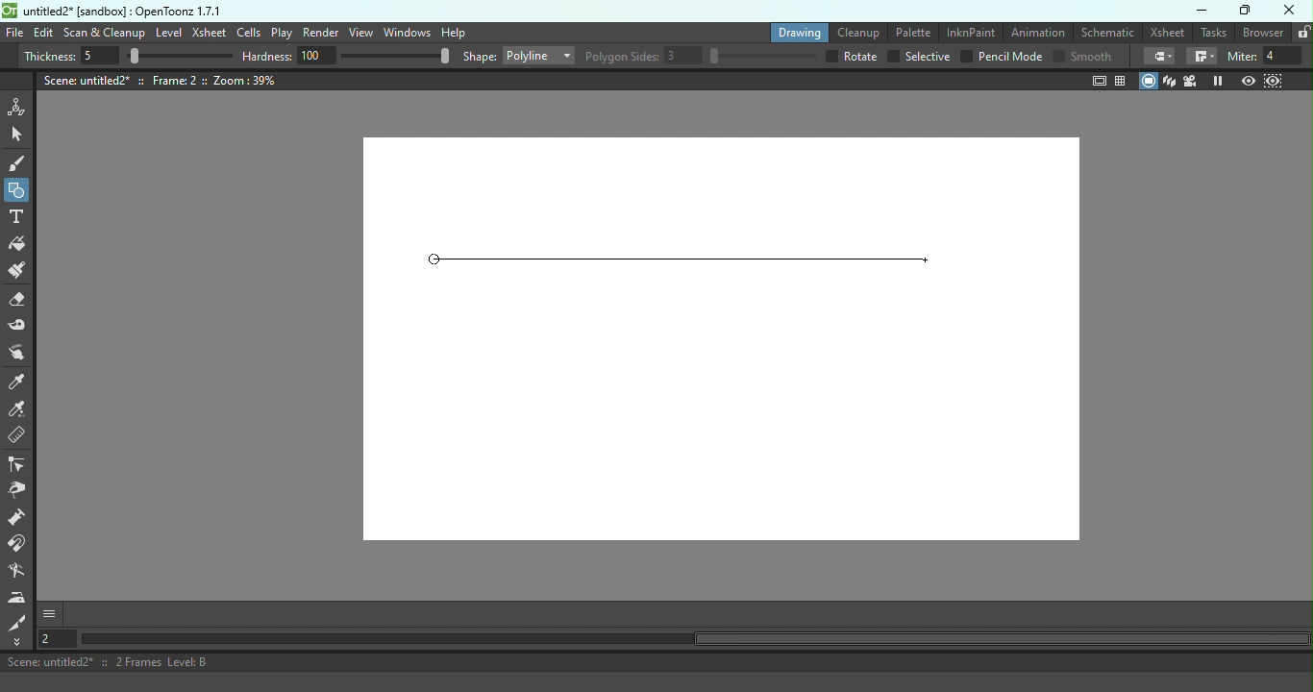 The image size is (1313, 692). What do you see at coordinates (359, 32) in the screenshot?
I see `View` at bounding box center [359, 32].